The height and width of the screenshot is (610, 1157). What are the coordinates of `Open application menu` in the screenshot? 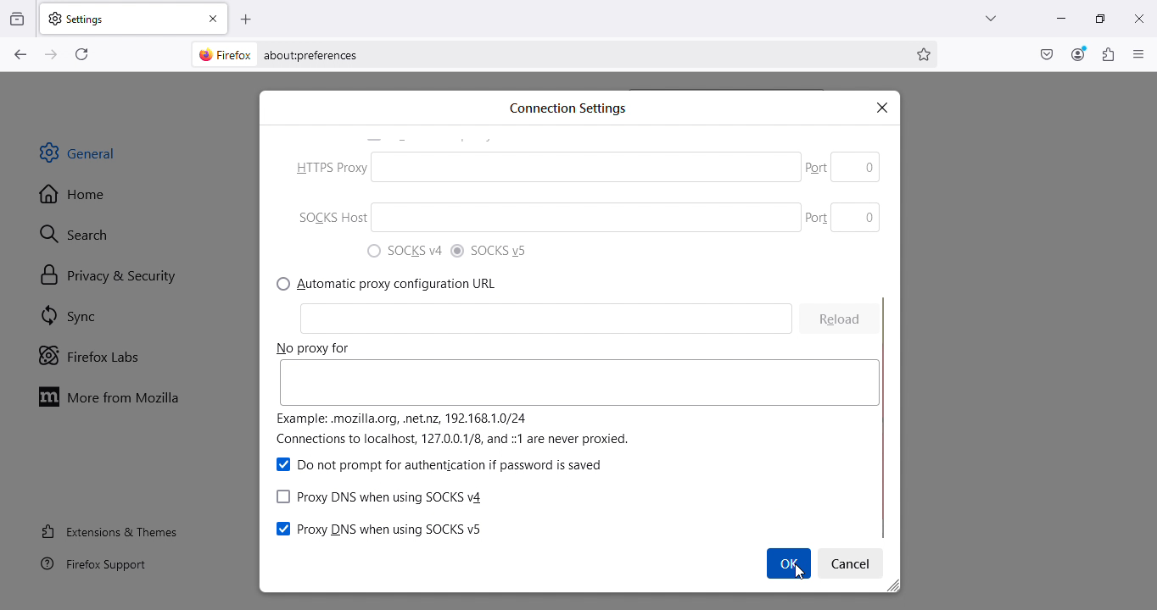 It's located at (1139, 53).